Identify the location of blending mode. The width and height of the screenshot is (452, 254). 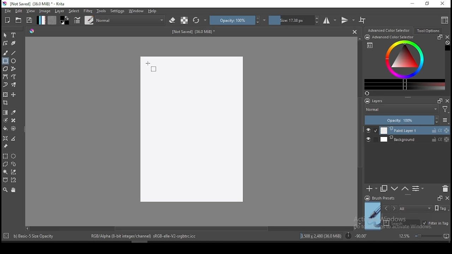
(401, 110).